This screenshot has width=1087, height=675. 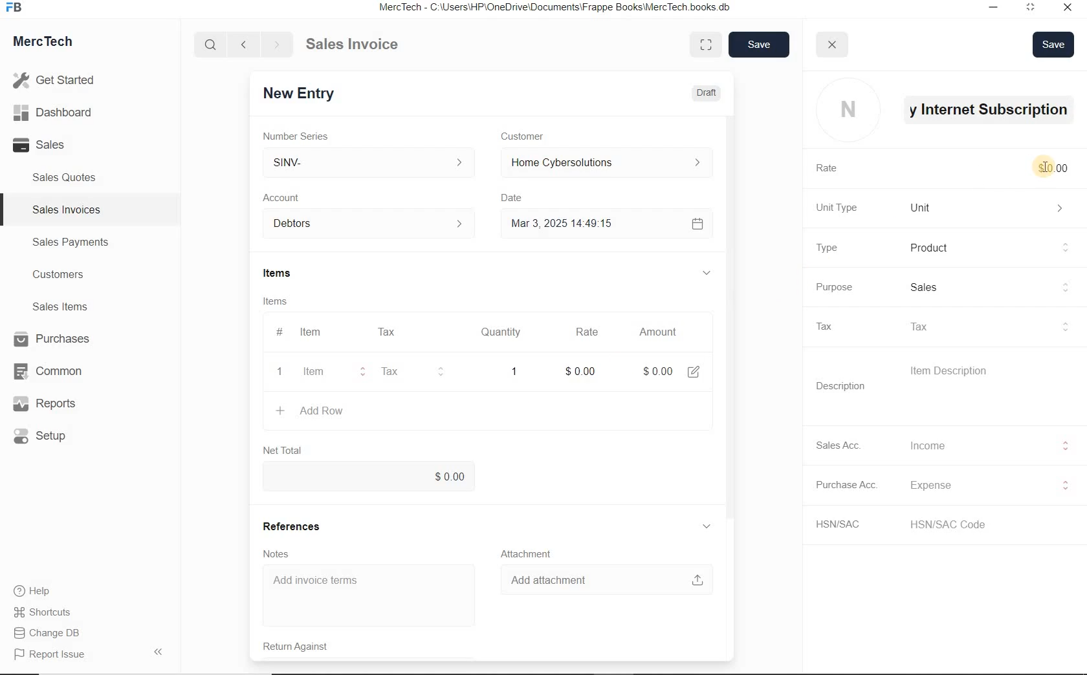 What do you see at coordinates (529, 136) in the screenshot?
I see `Customer` at bounding box center [529, 136].